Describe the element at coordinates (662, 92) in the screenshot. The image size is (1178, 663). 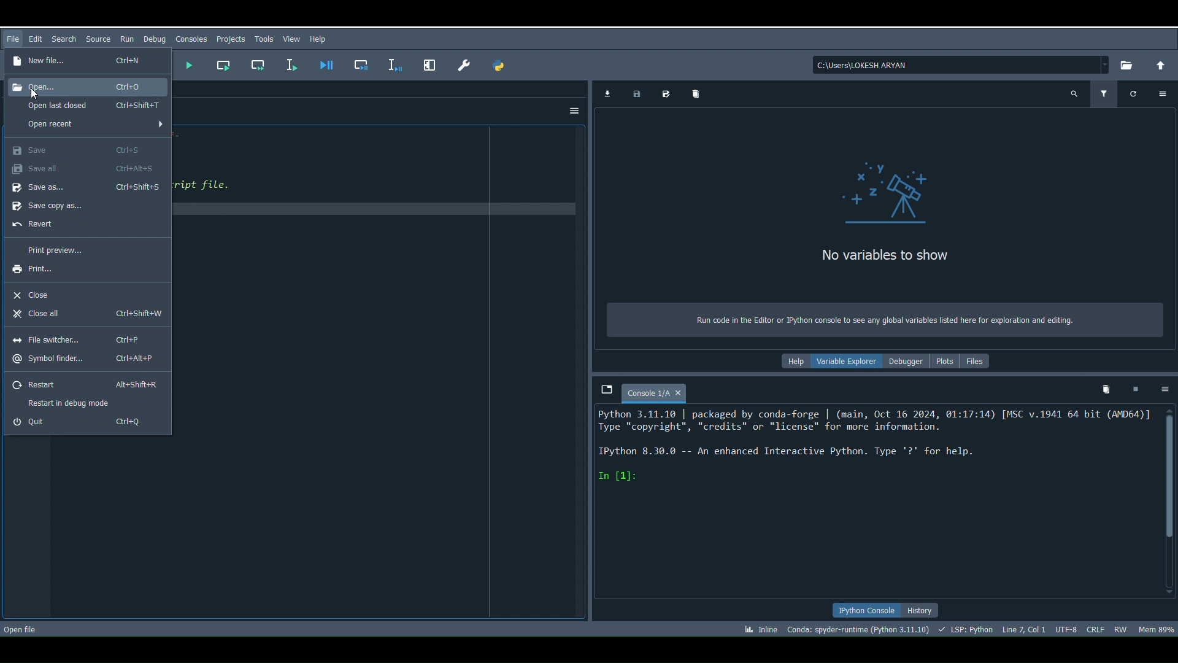
I see `Save data as` at that location.